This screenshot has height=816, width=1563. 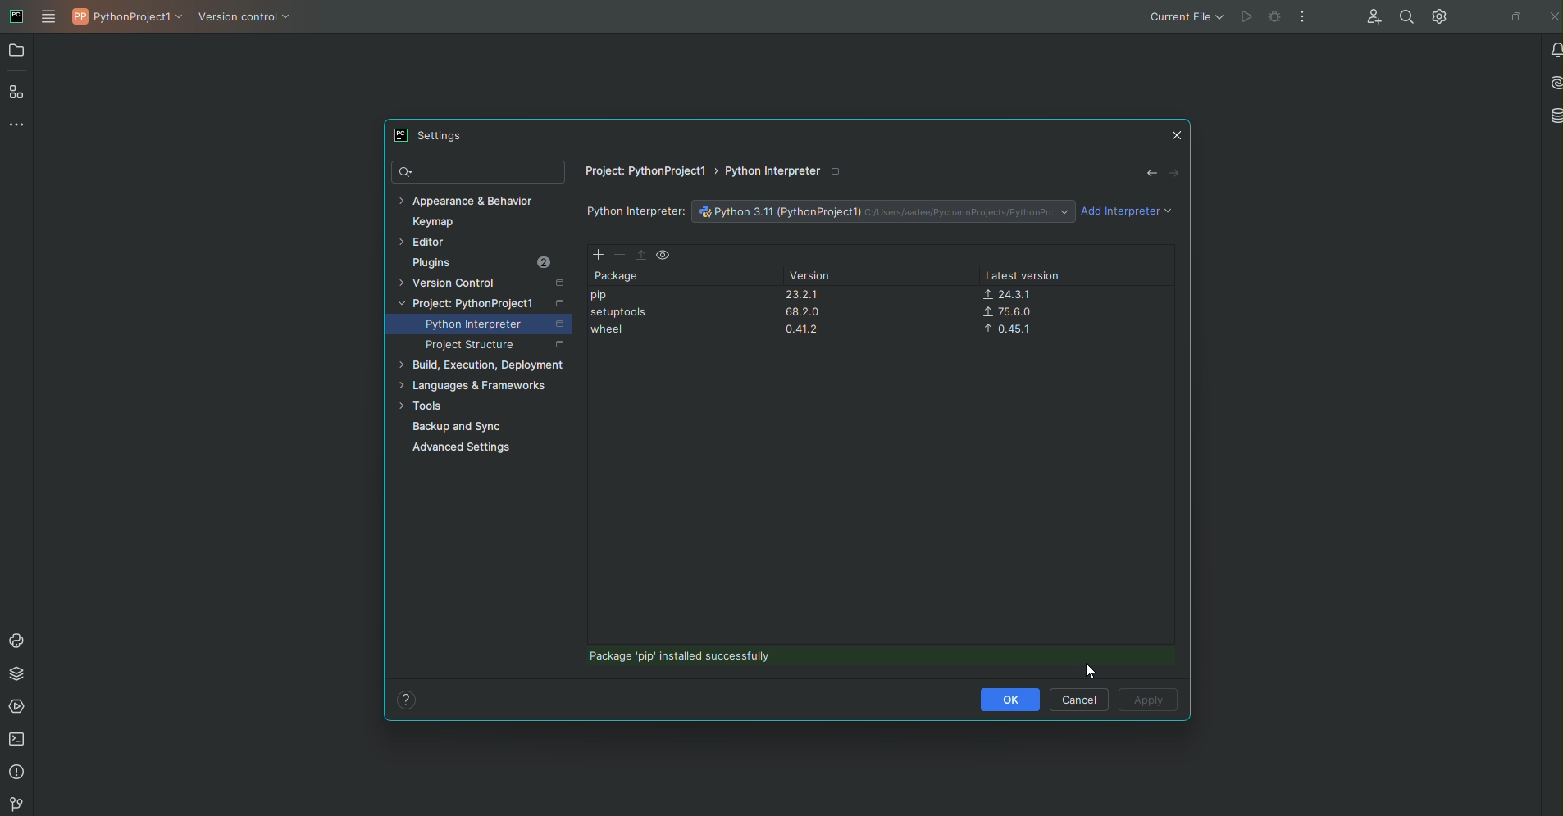 I want to click on Settings, so click(x=426, y=135).